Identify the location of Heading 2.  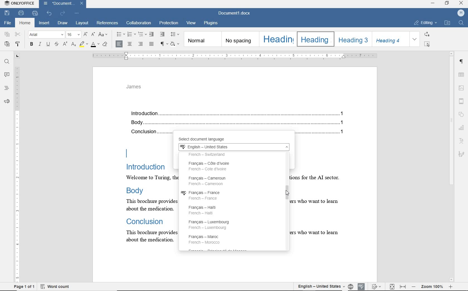
(314, 39).